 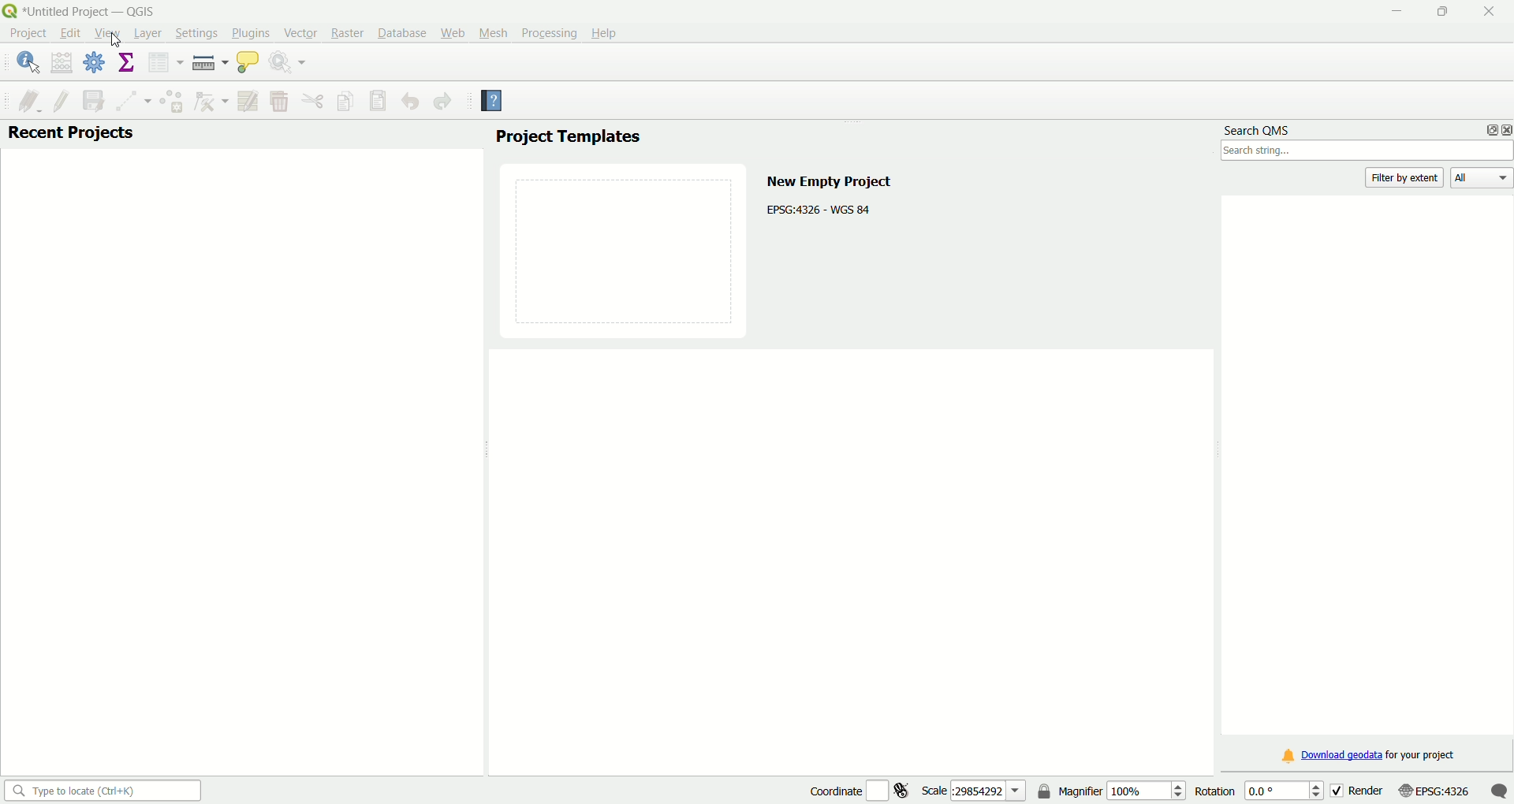 What do you see at coordinates (410, 102) in the screenshot?
I see `undo` at bounding box center [410, 102].